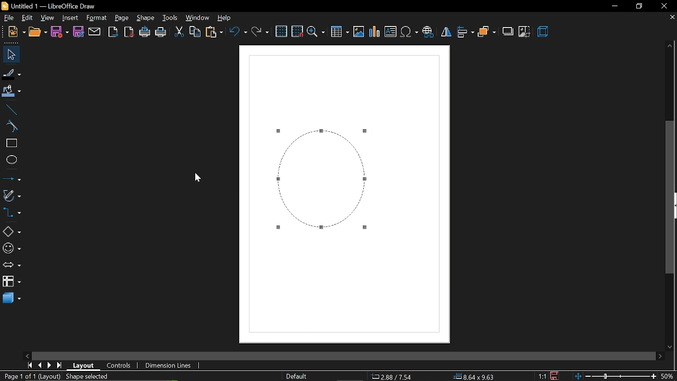 This screenshot has width=677, height=381. What do you see at coordinates (11, 280) in the screenshot?
I see `flowchart` at bounding box center [11, 280].